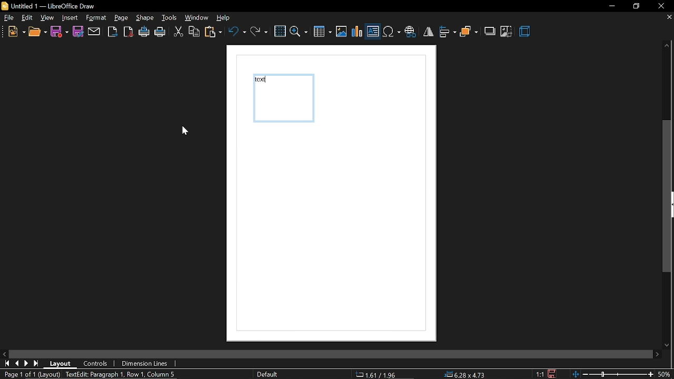 Image resolution: width=674 pixels, height=379 pixels. What do you see at coordinates (31, 374) in the screenshot?
I see `current page` at bounding box center [31, 374].